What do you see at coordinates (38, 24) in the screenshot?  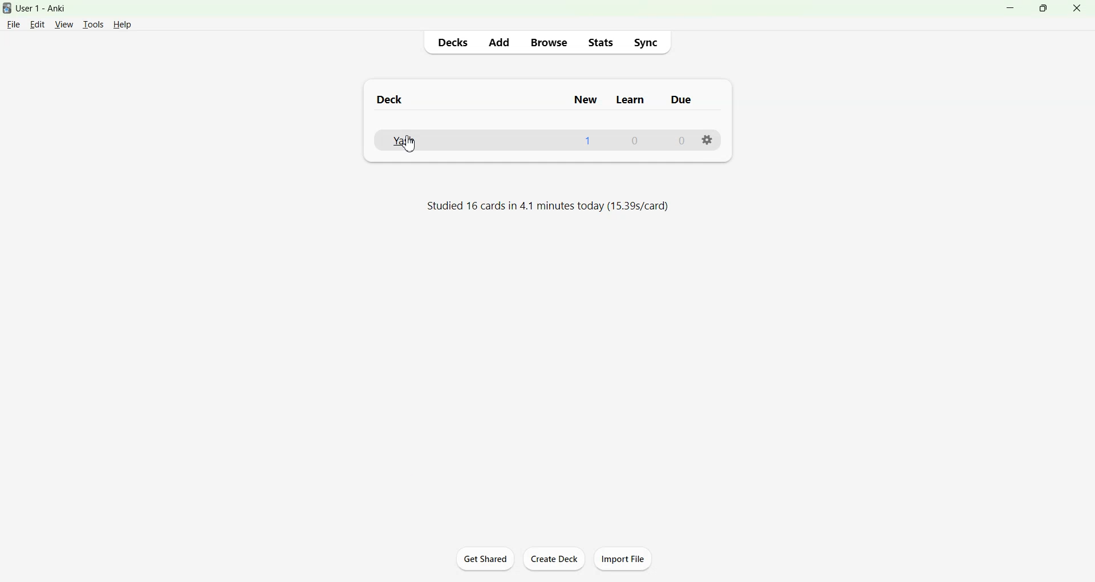 I see `Edit` at bounding box center [38, 24].